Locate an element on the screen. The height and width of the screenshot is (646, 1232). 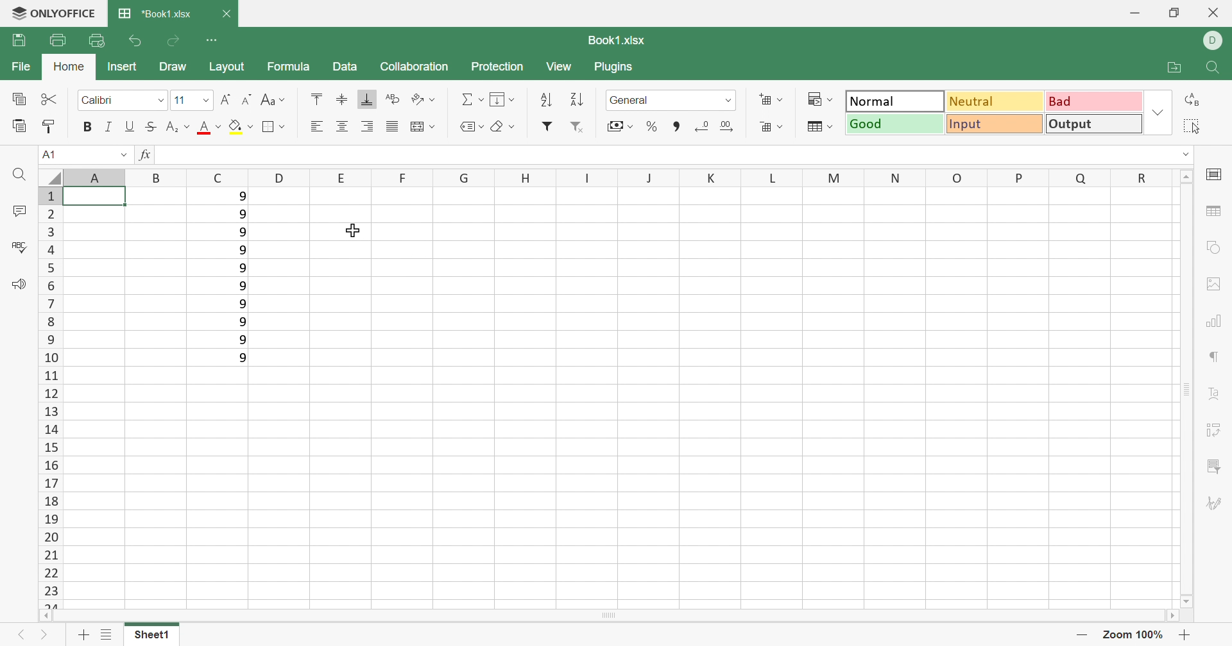
Drop Down is located at coordinates (205, 100).